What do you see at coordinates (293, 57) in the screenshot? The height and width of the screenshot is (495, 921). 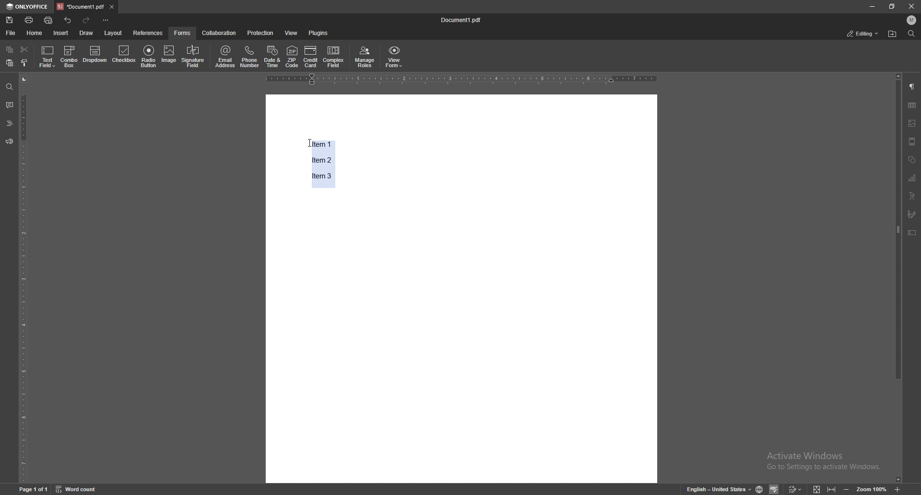 I see `zip code` at bounding box center [293, 57].